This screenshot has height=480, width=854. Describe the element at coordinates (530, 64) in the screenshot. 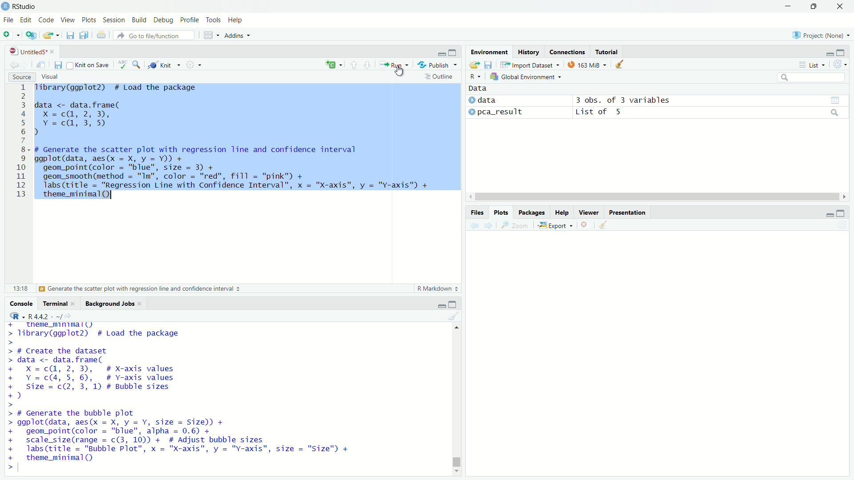

I see `Import Dataset` at that location.